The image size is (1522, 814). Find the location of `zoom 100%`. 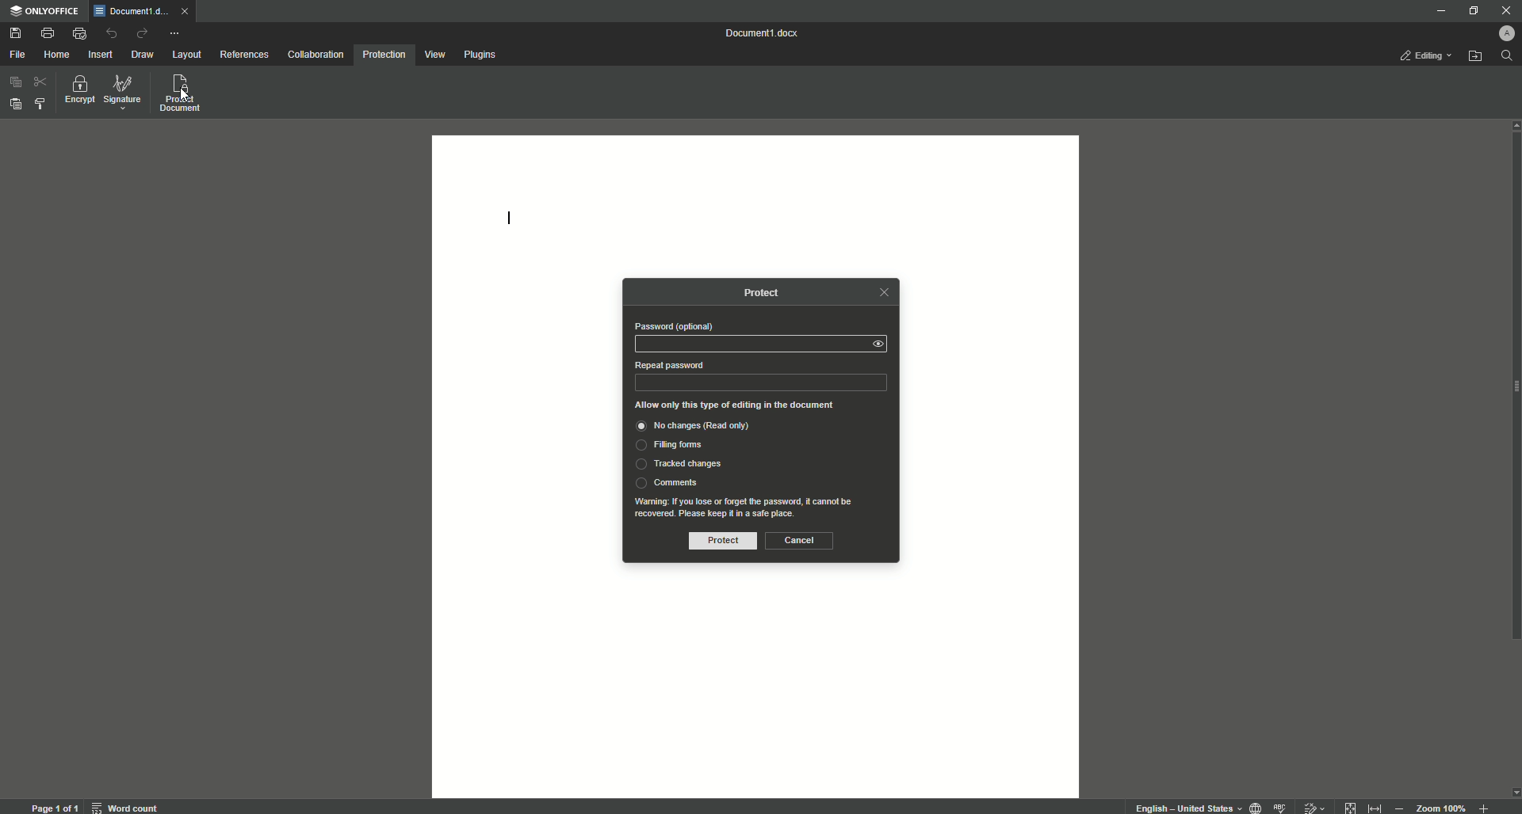

zoom 100% is located at coordinates (1443, 805).